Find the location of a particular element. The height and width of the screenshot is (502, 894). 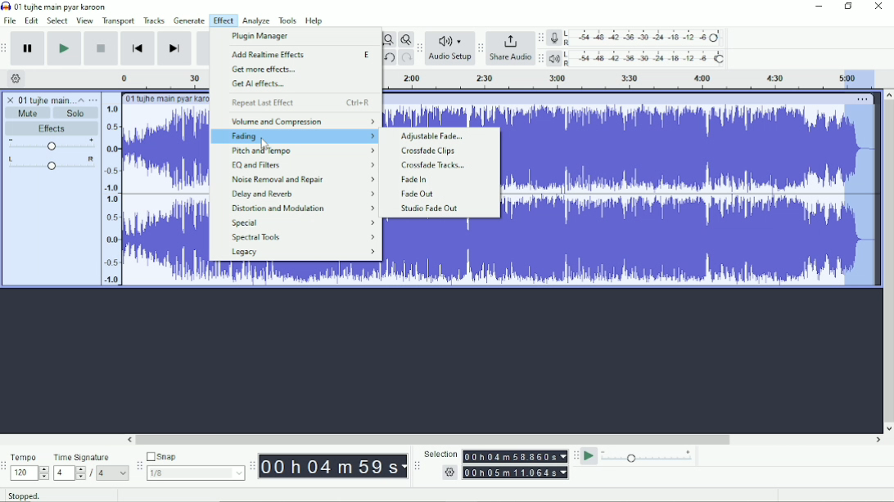

Pan is located at coordinates (49, 164).